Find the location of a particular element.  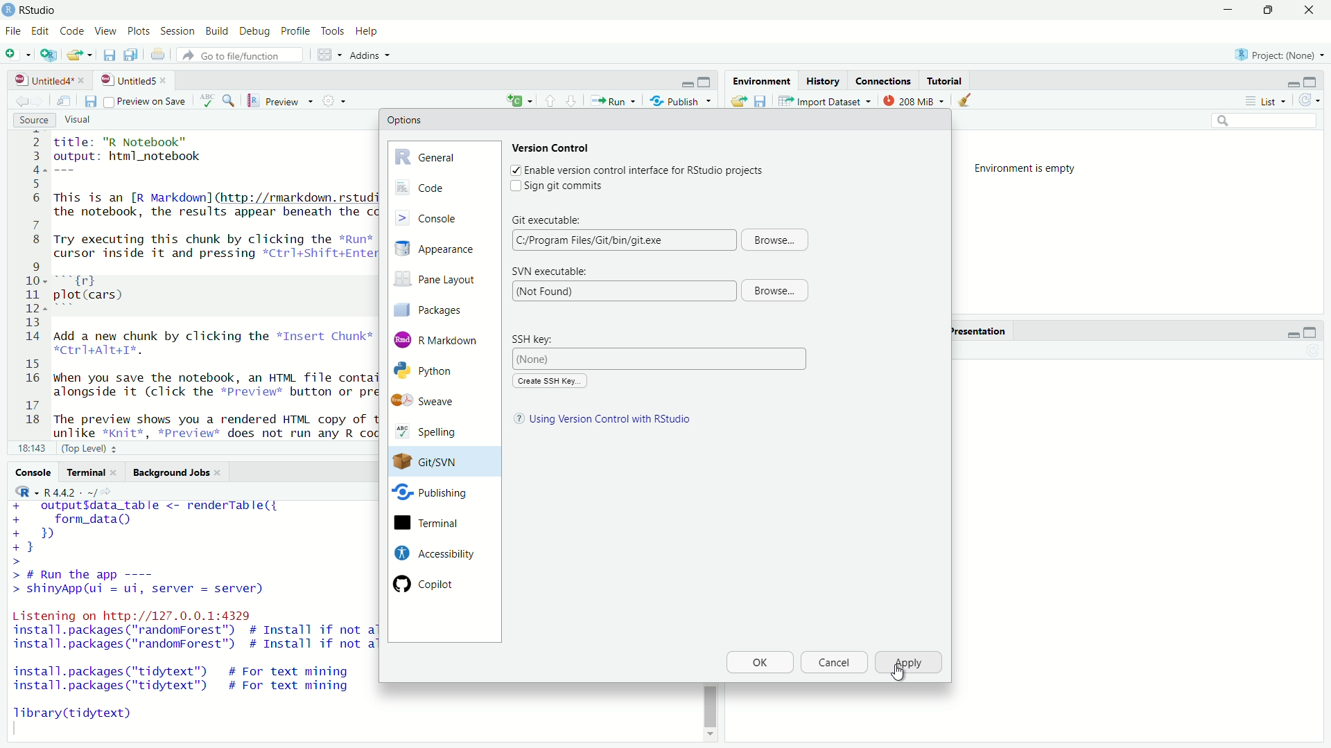

Git/SVN is located at coordinates (431, 462).